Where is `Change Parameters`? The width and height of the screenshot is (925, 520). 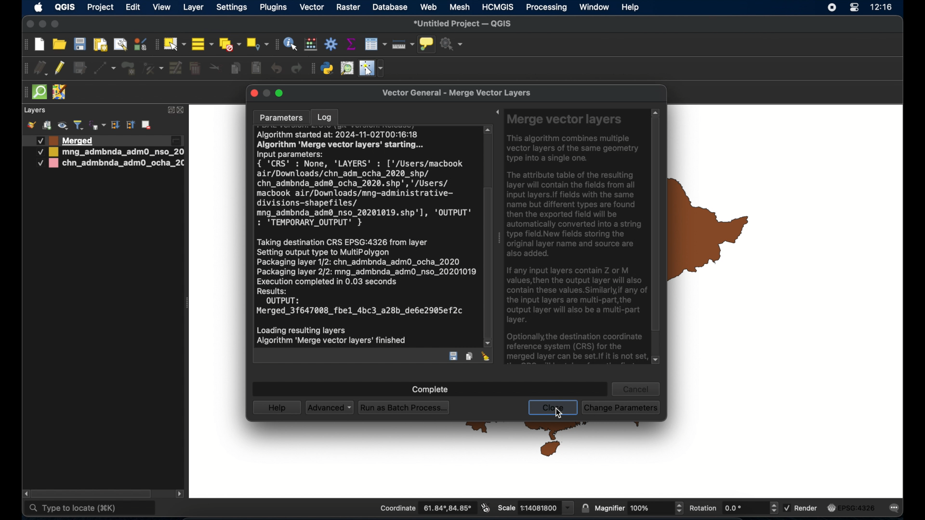 Change Parameters is located at coordinates (622, 406).